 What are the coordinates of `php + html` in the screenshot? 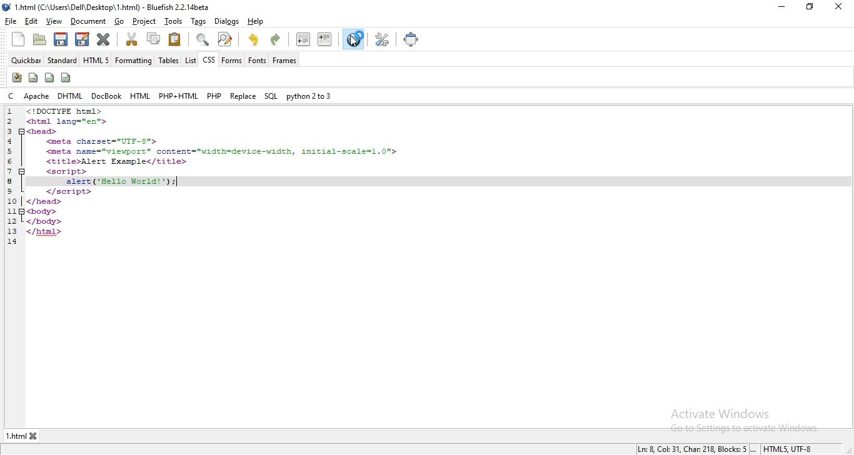 It's located at (178, 96).